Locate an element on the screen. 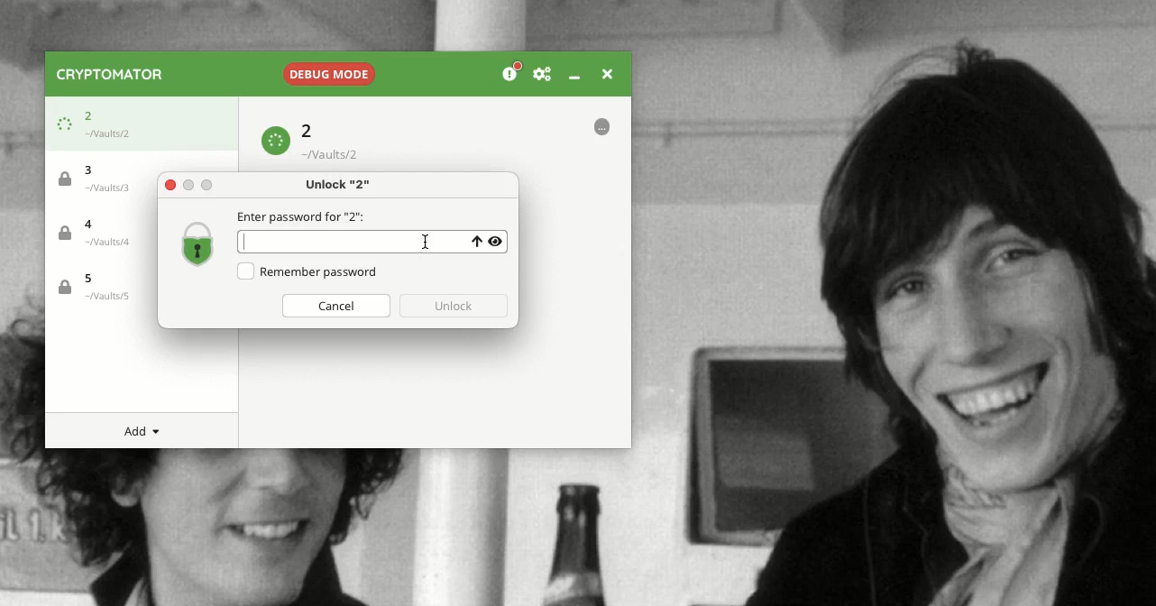 The image size is (1156, 606). Enter password for "2" is located at coordinates (304, 216).